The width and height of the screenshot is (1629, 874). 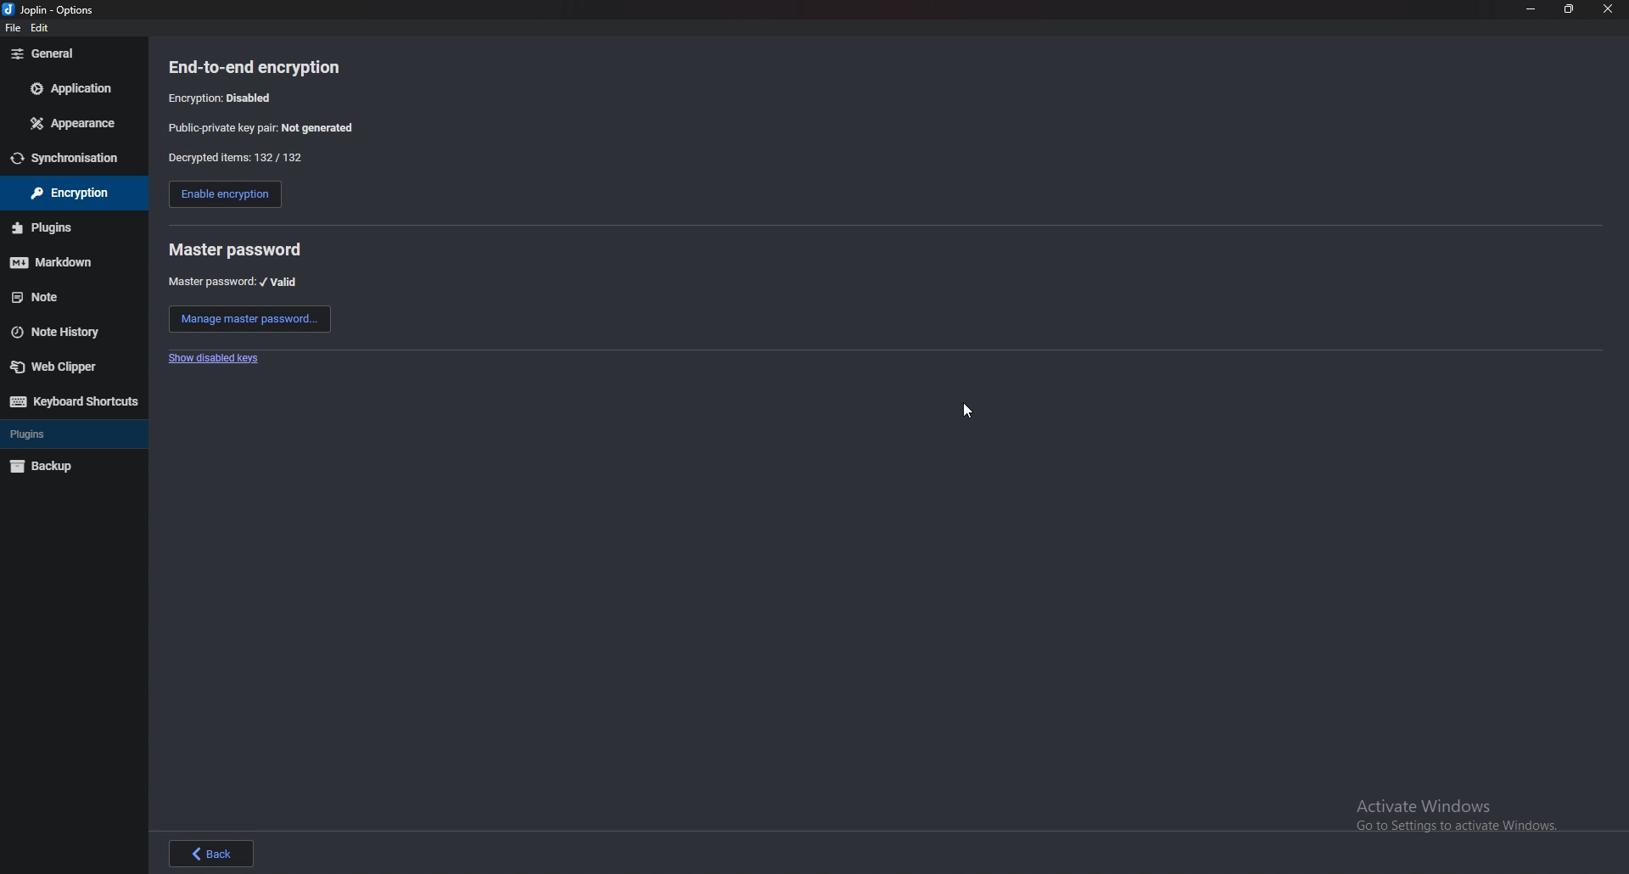 I want to click on public private key pair, so click(x=274, y=127).